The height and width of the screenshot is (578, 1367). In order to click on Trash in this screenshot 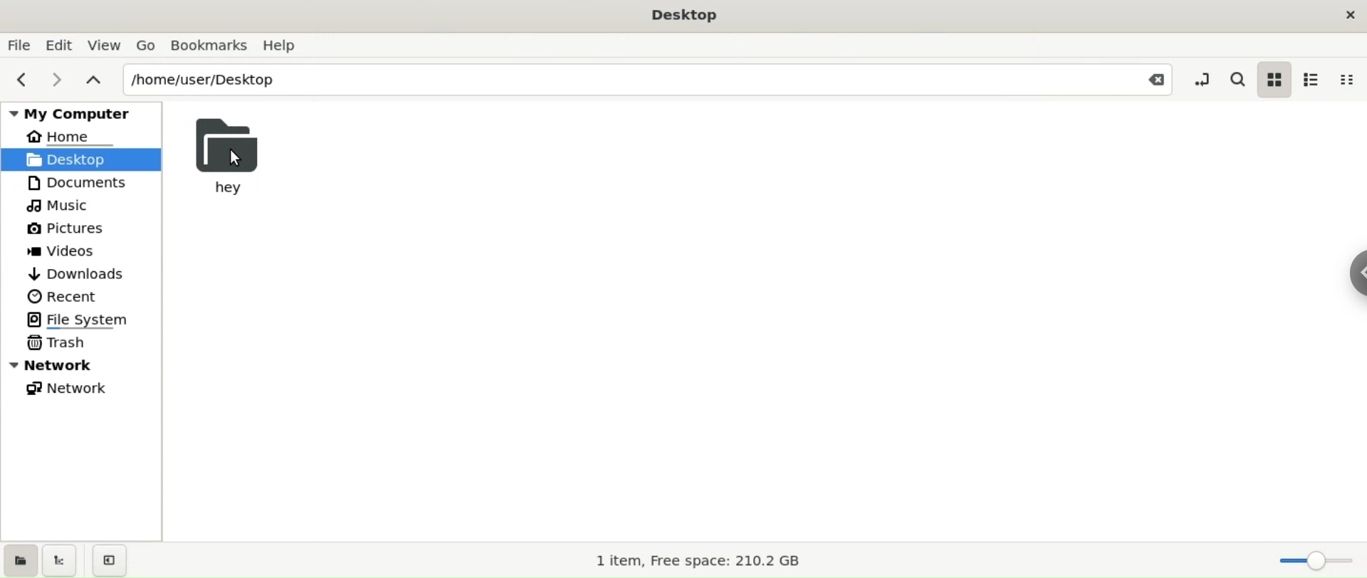, I will do `click(58, 344)`.